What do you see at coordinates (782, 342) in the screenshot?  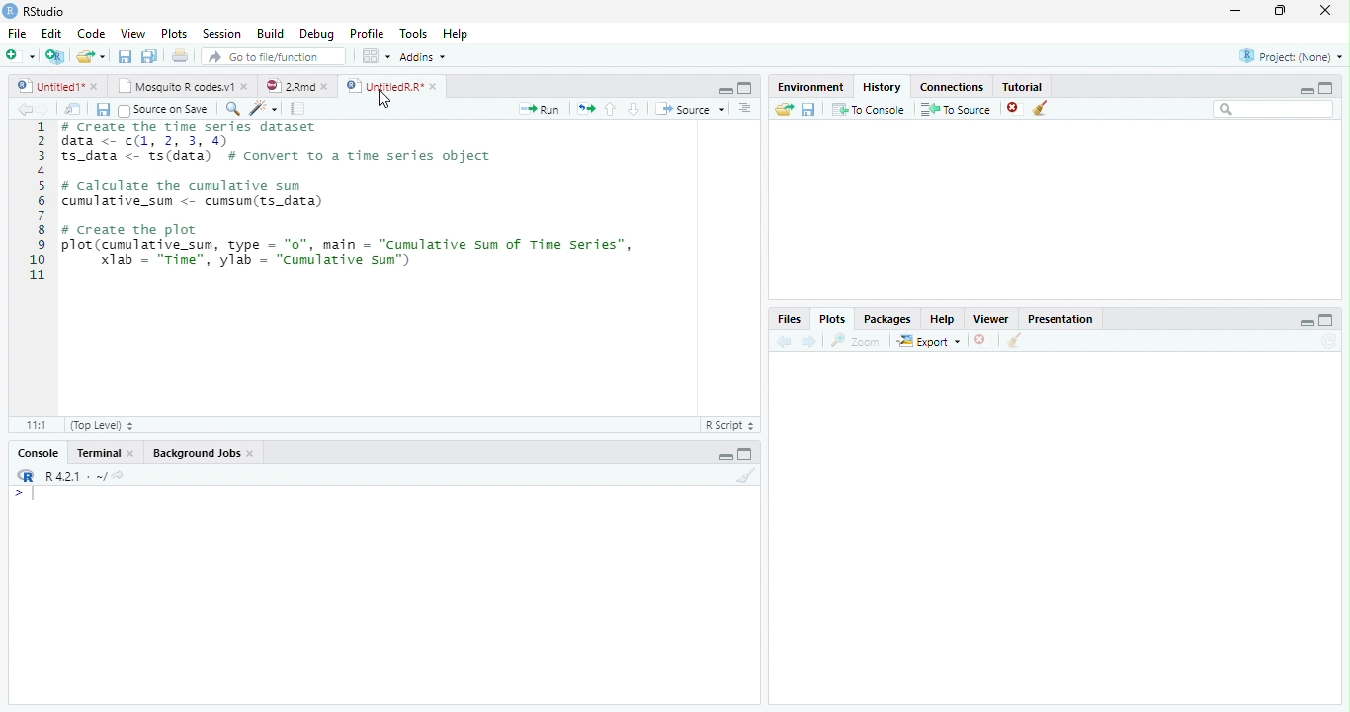 I see `Back` at bounding box center [782, 342].